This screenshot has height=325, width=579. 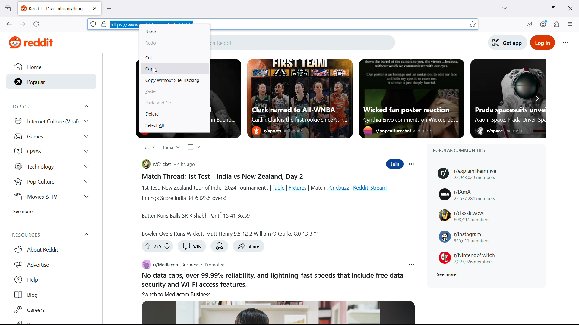 I want to click on r/classicwow, so click(x=465, y=216).